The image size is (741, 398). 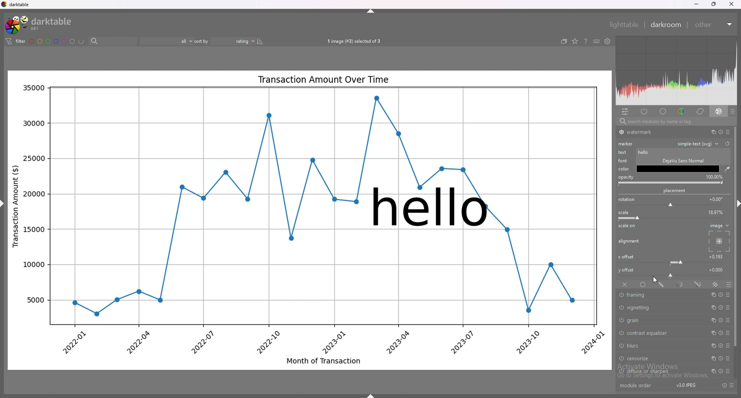 I want to click on scale percentage, so click(x=714, y=212).